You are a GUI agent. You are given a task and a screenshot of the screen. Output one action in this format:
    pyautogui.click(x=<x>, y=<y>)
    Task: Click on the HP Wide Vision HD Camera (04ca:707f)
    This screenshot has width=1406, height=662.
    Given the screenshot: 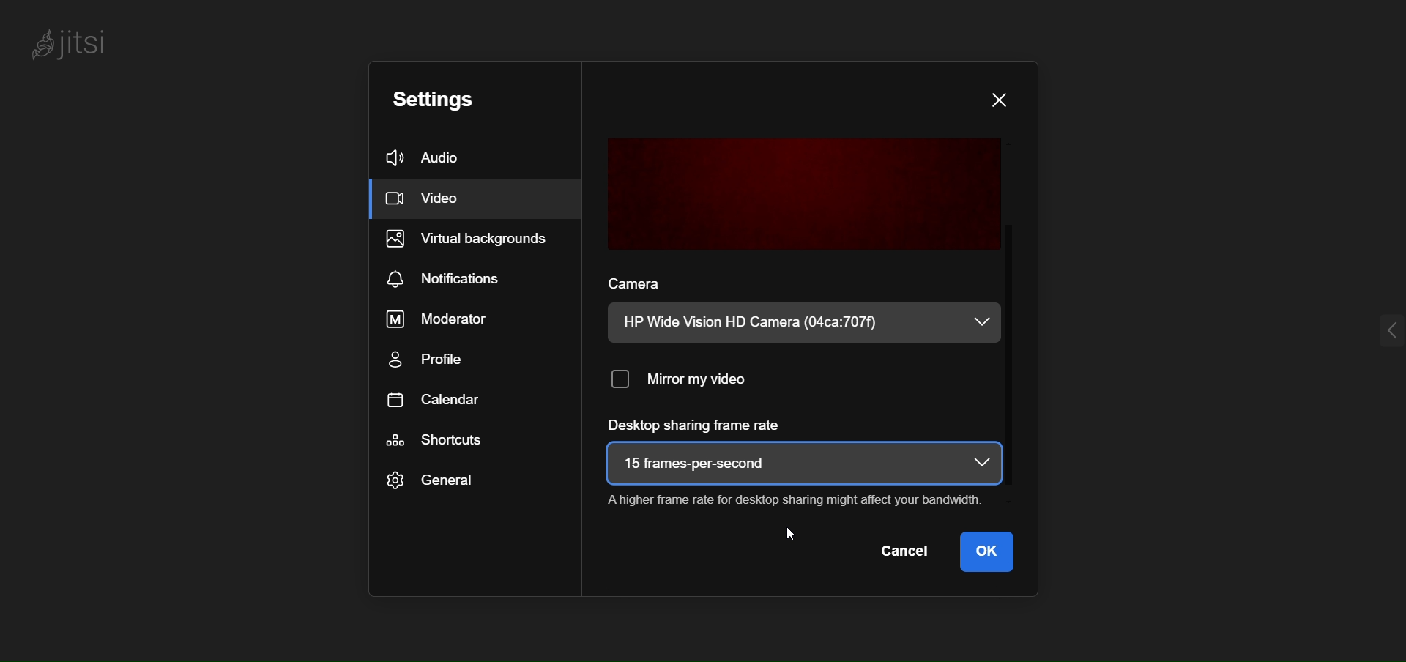 What is the action you would take?
    pyautogui.click(x=761, y=322)
    